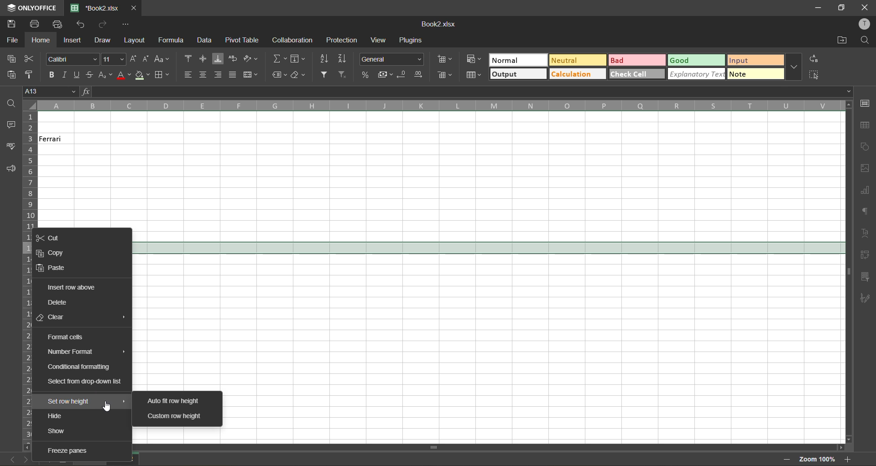 The height and width of the screenshot is (466, 876). What do you see at coordinates (580, 61) in the screenshot?
I see `neutral` at bounding box center [580, 61].